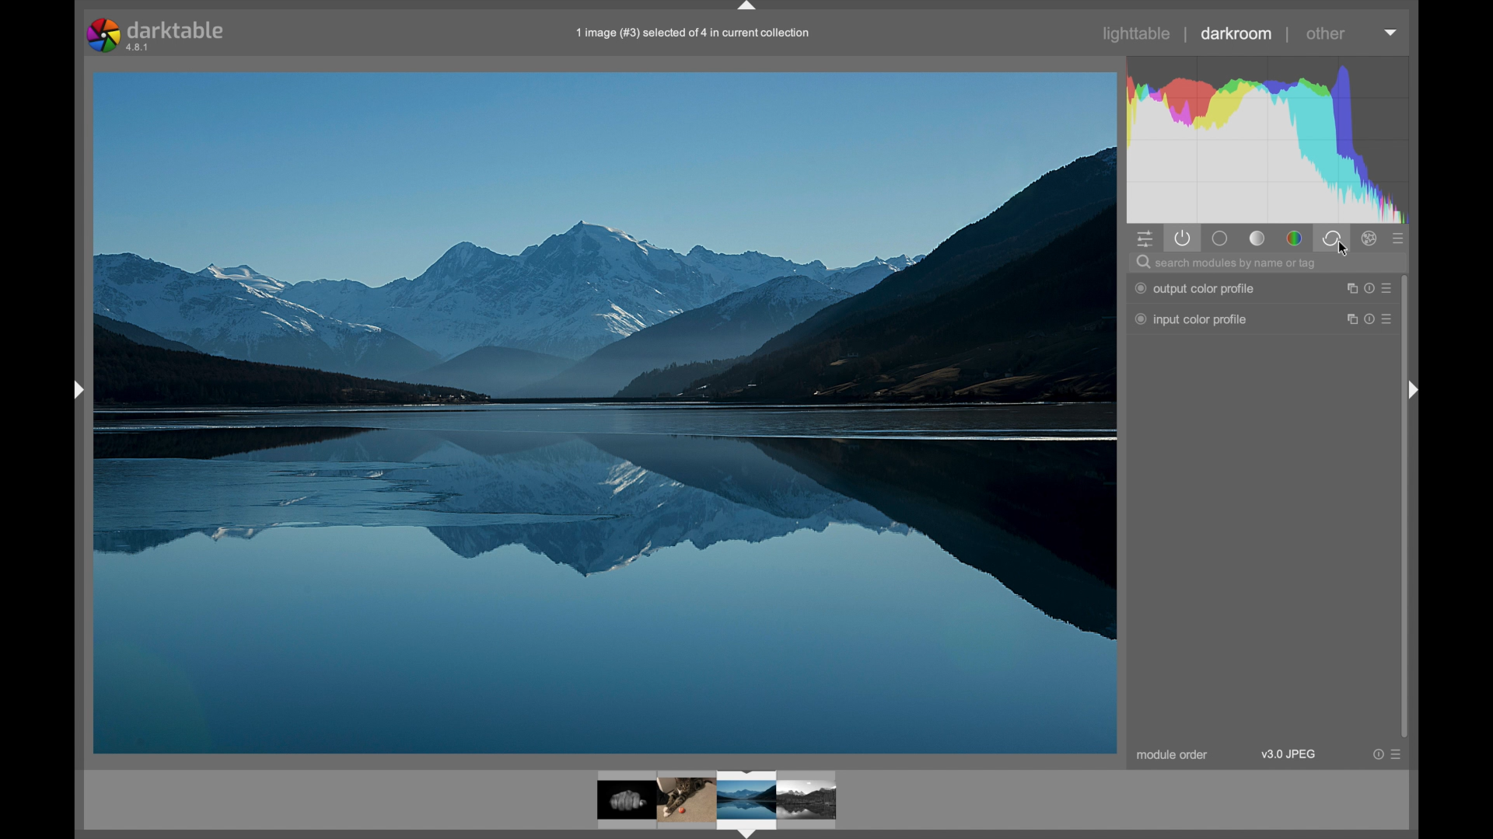  Describe the element at coordinates (718, 801) in the screenshot. I see `photo preview` at that location.